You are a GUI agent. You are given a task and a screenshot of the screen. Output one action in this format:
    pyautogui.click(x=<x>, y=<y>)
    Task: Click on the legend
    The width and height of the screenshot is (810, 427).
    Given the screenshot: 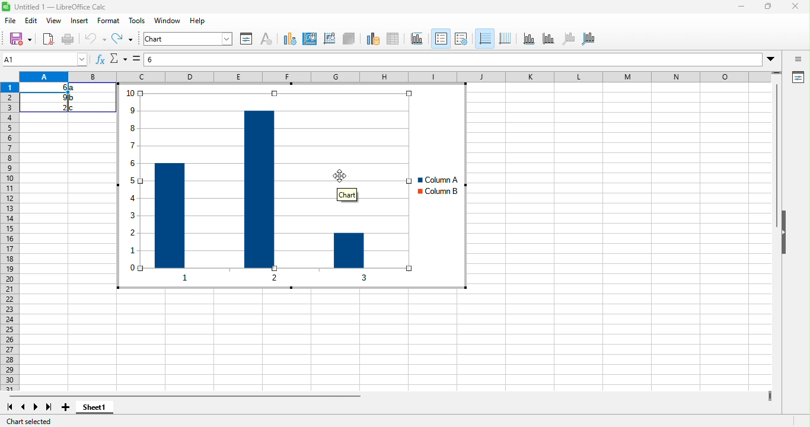 What is the action you would take?
    pyautogui.click(x=441, y=38)
    